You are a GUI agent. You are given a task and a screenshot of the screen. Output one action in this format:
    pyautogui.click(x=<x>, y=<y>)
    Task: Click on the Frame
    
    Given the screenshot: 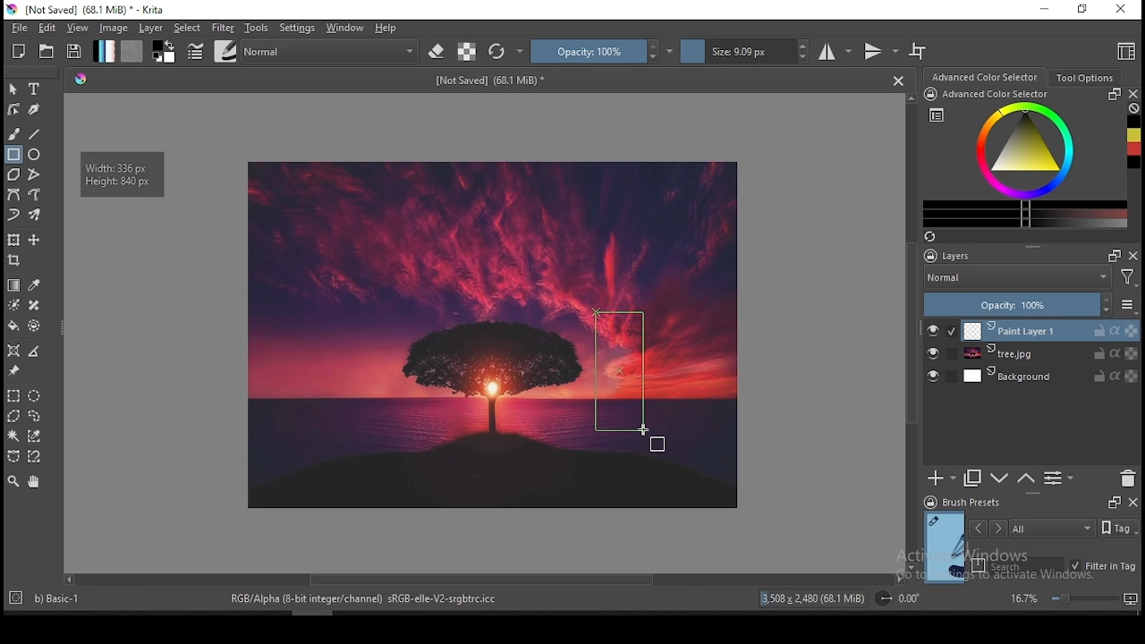 What is the action you would take?
    pyautogui.click(x=1112, y=503)
    